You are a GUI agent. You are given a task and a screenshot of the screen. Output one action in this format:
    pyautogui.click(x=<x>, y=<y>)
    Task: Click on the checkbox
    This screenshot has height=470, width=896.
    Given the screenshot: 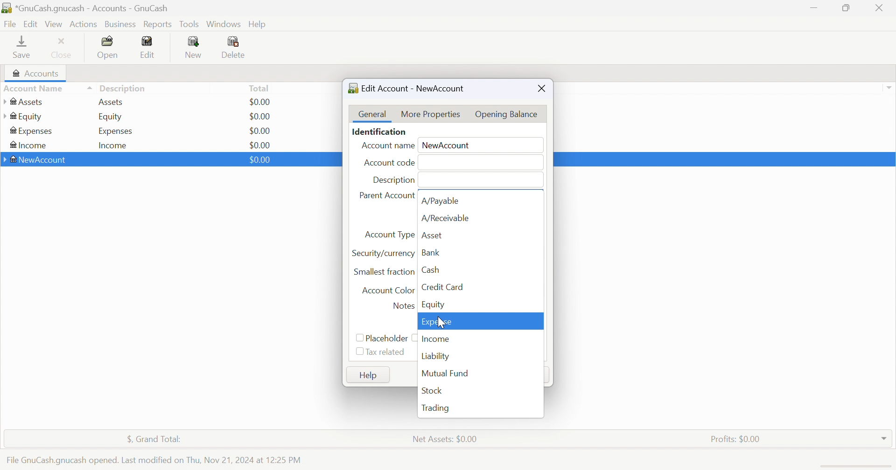 What is the action you would take?
    pyautogui.click(x=415, y=339)
    